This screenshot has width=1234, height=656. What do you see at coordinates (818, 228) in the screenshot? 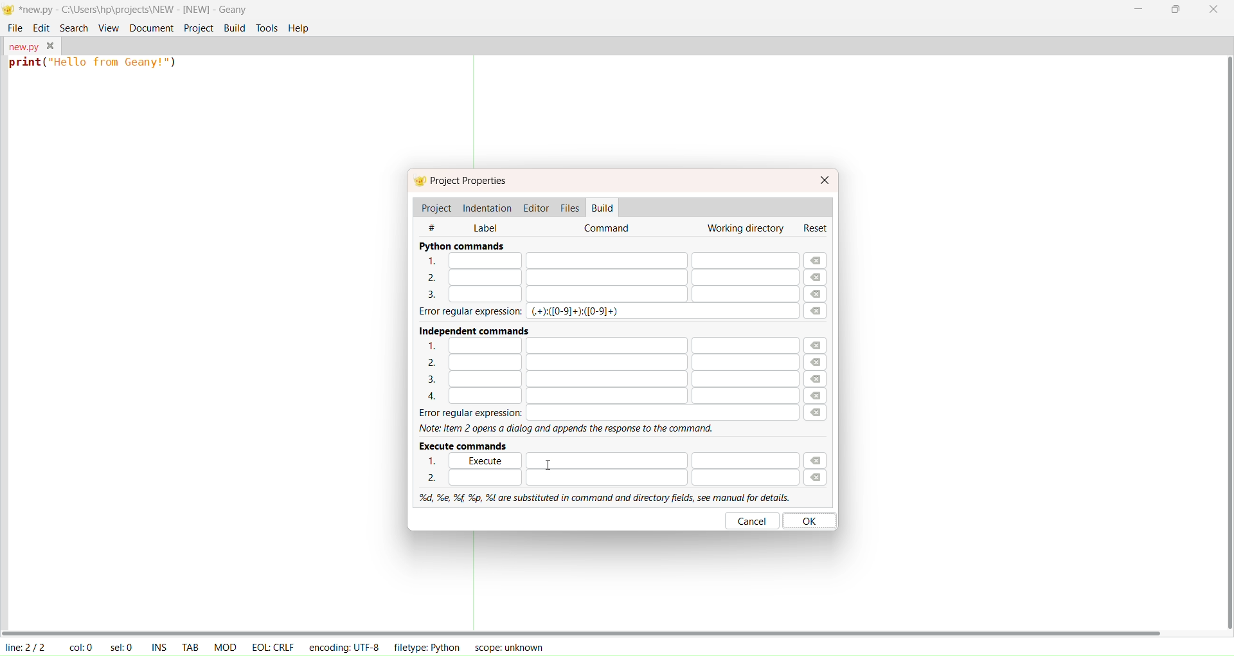
I see `reset` at bounding box center [818, 228].